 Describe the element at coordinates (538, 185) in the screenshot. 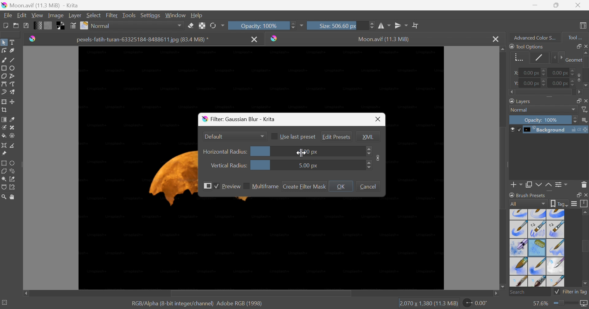

I see `Move layer or mask down` at that location.